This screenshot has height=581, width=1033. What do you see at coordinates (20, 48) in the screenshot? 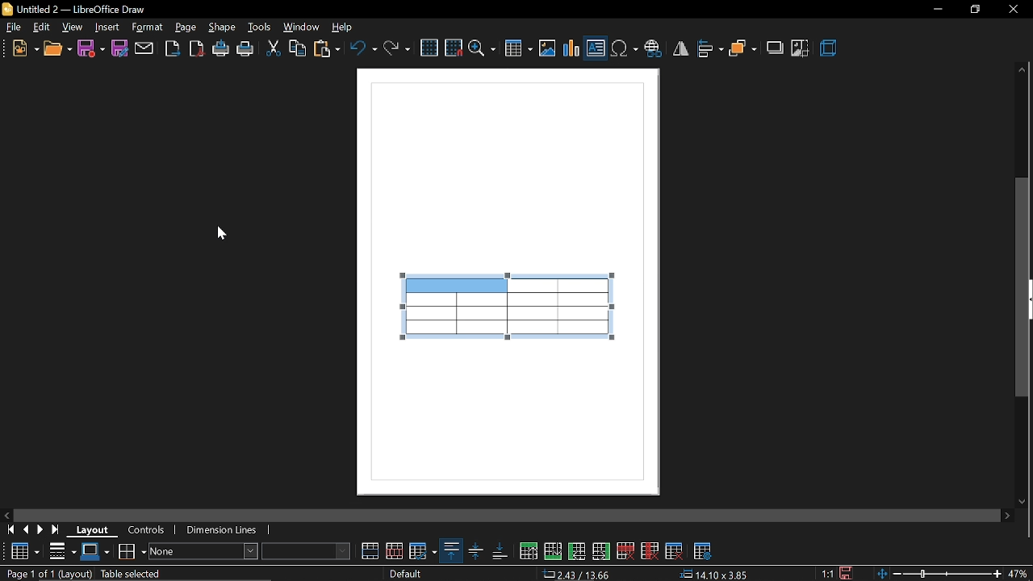
I see `new` at bounding box center [20, 48].